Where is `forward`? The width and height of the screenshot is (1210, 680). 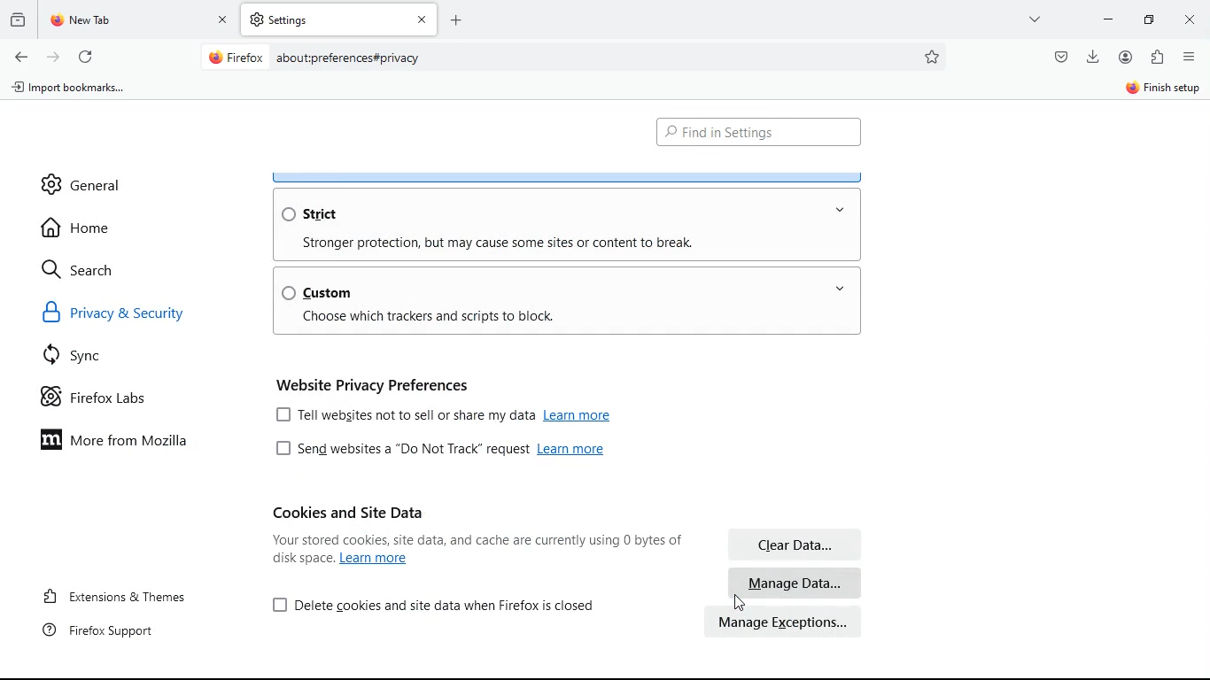 forward is located at coordinates (53, 56).